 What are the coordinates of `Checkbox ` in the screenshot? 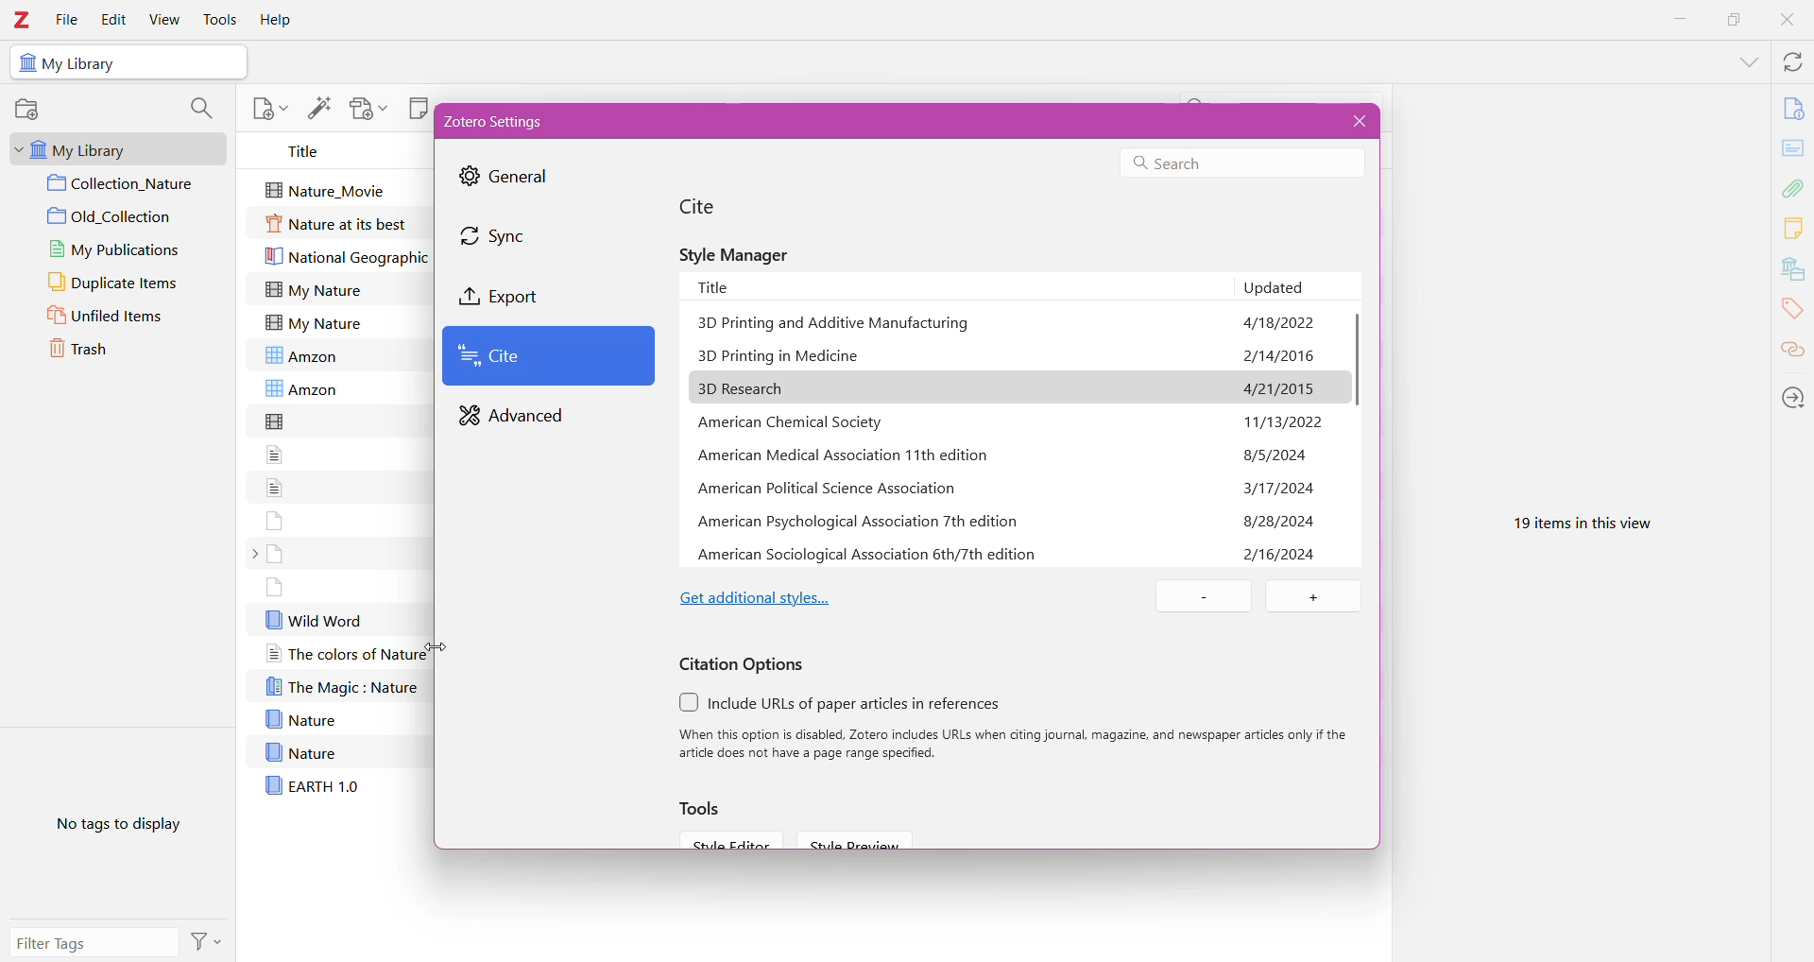 It's located at (689, 701).